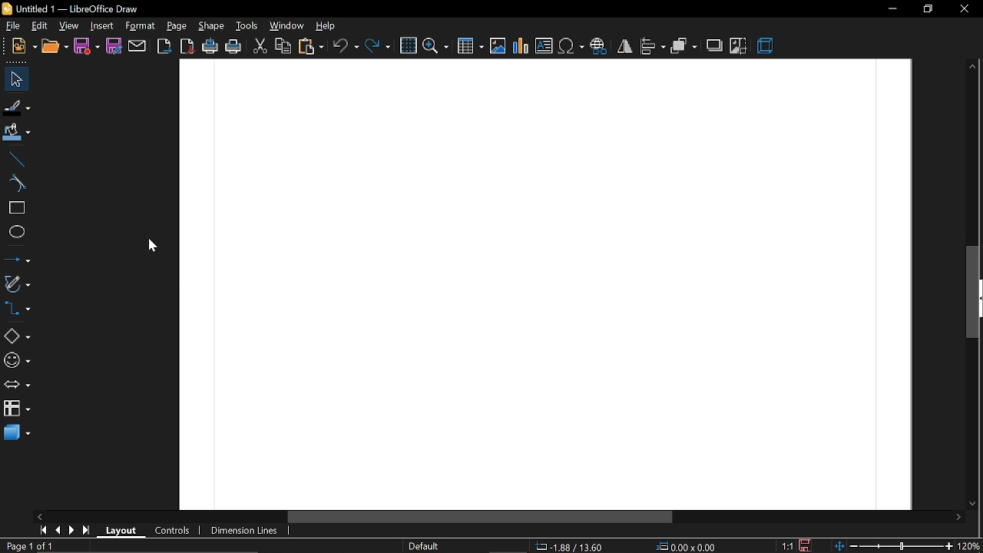  What do you see at coordinates (14, 208) in the screenshot?
I see `rectangle` at bounding box center [14, 208].